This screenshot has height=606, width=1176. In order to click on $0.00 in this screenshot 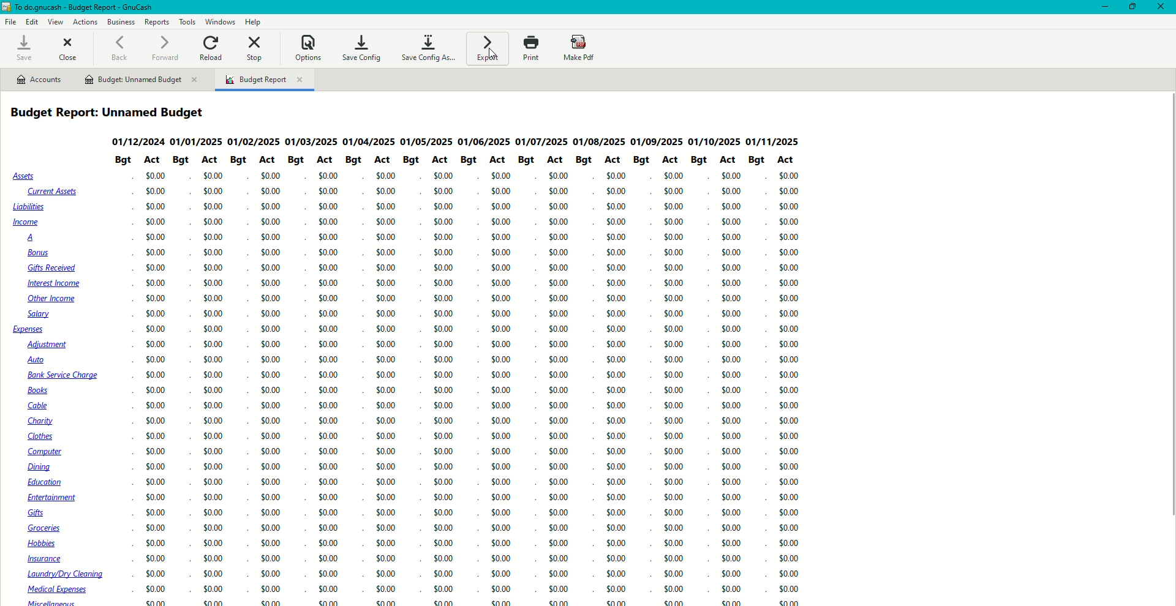, I will do `click(333, 313)`.